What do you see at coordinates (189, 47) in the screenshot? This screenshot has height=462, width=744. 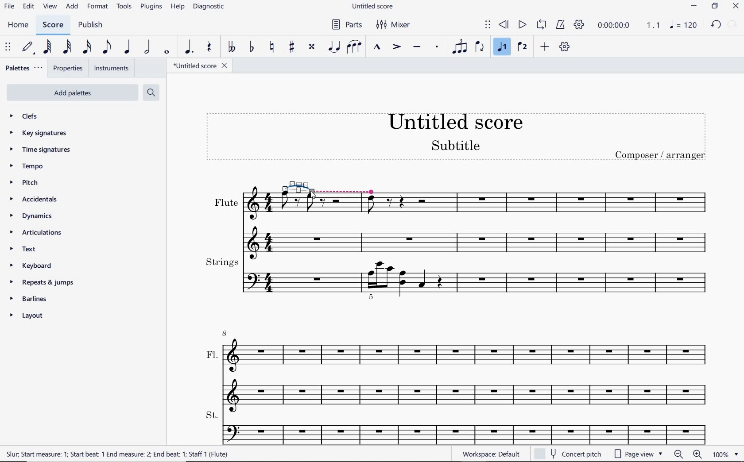 I see `AUGMENTATION DOT` at bounding box center [189, 47].